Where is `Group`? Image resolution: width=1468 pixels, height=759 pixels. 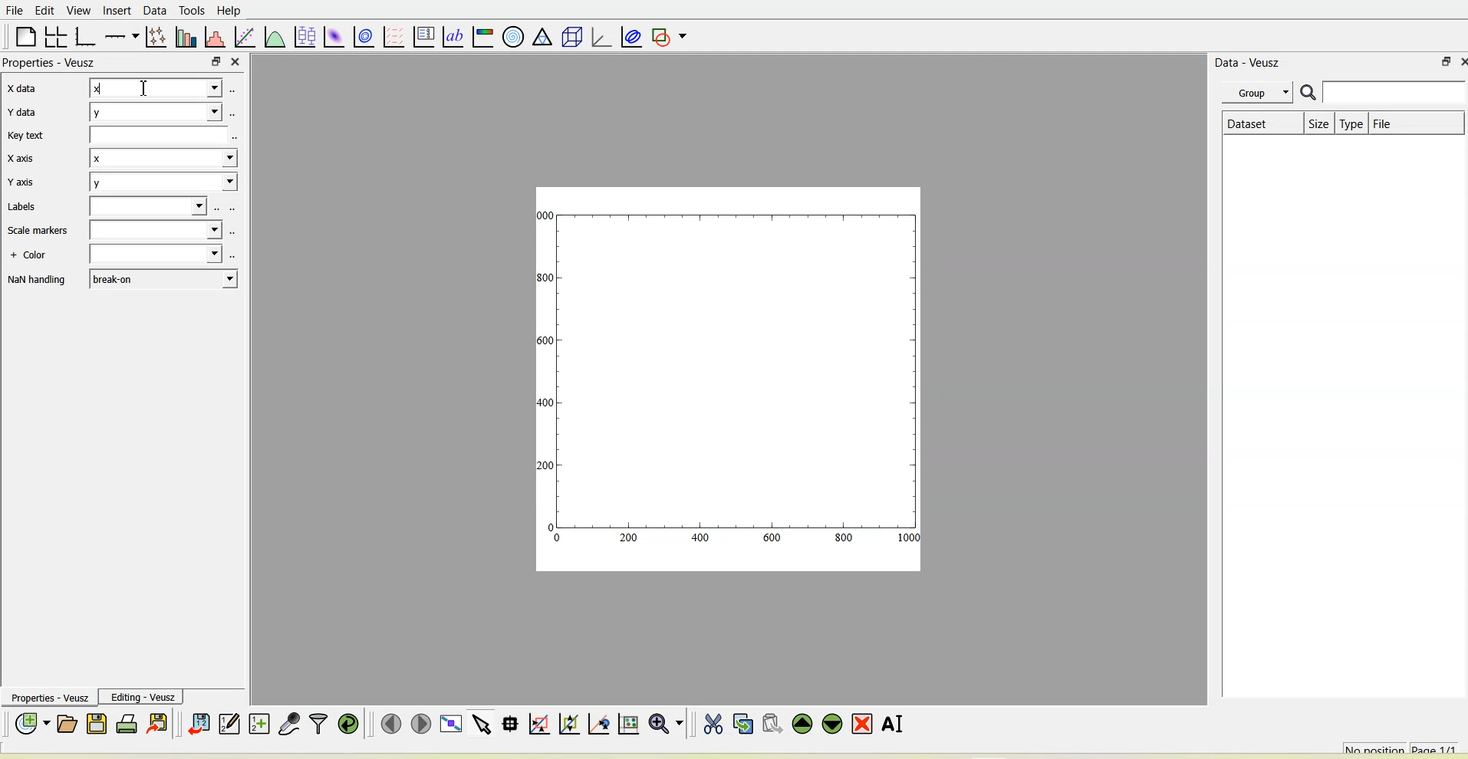 Group is located at coordinates (1259, 91).